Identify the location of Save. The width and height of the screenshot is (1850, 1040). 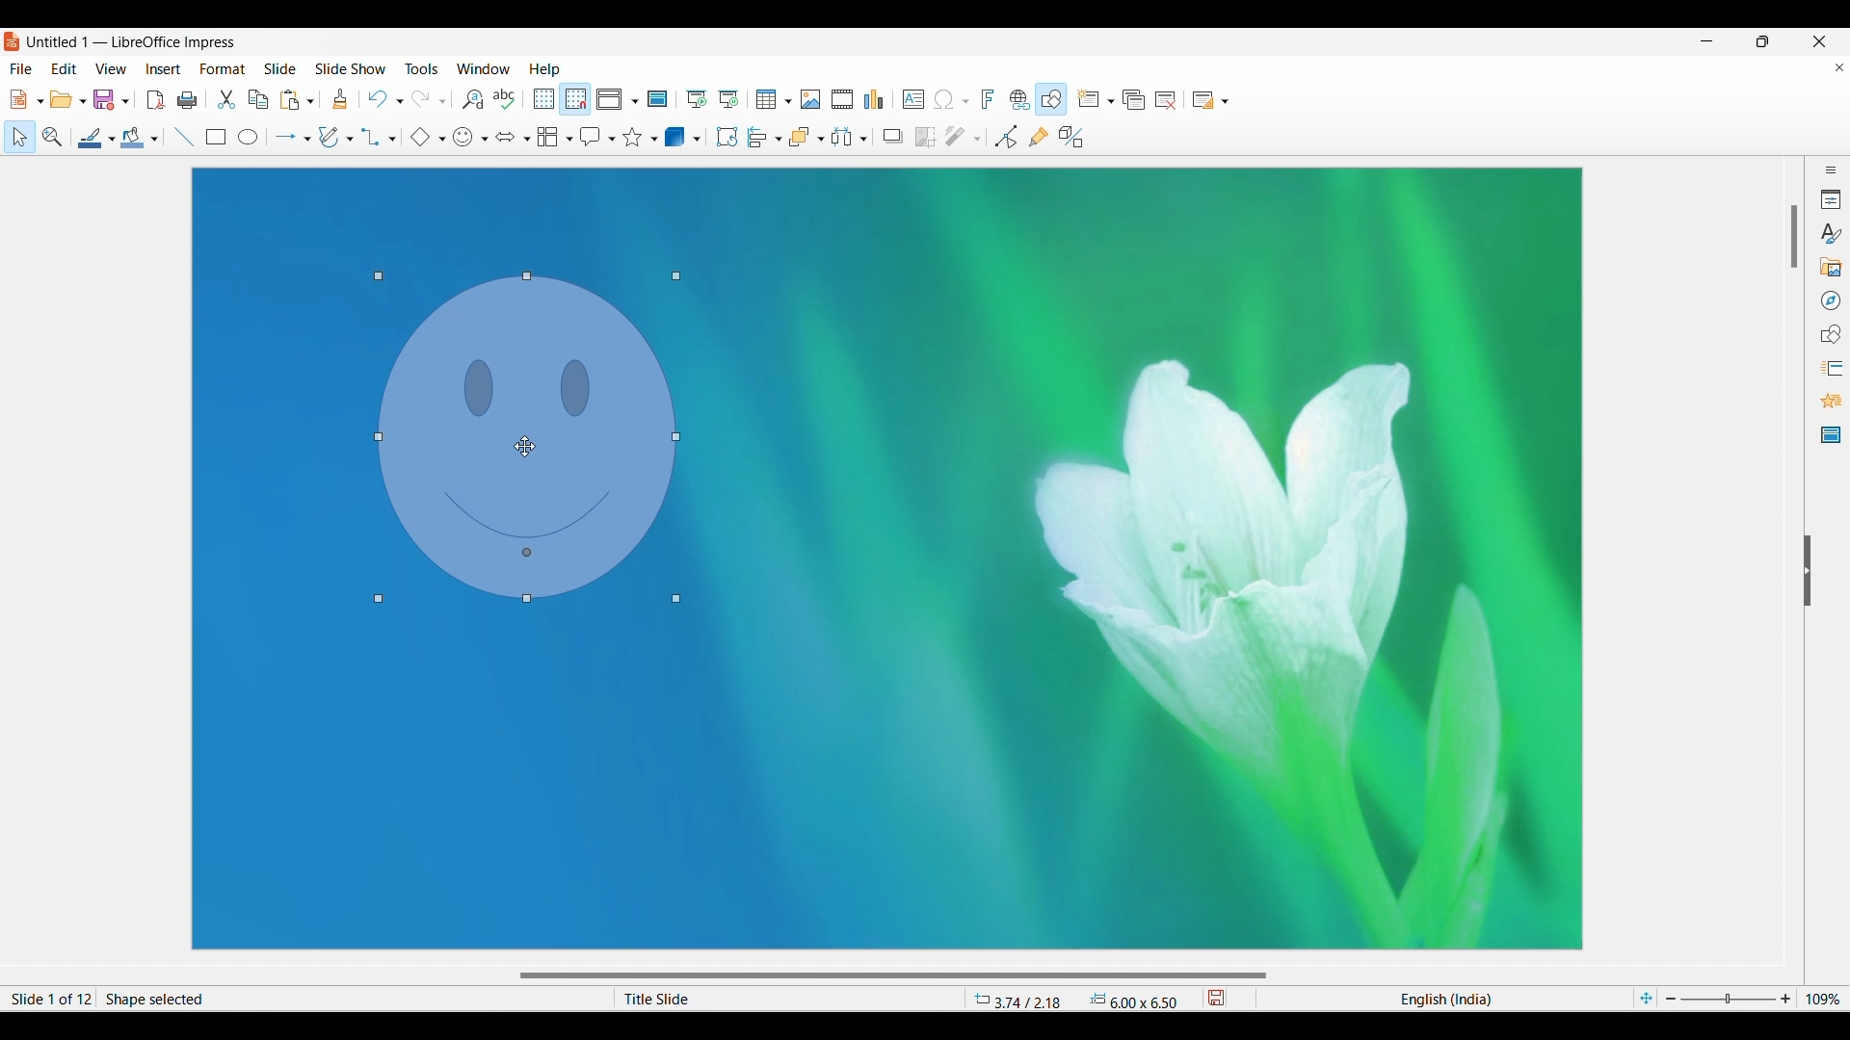
(105, 99).